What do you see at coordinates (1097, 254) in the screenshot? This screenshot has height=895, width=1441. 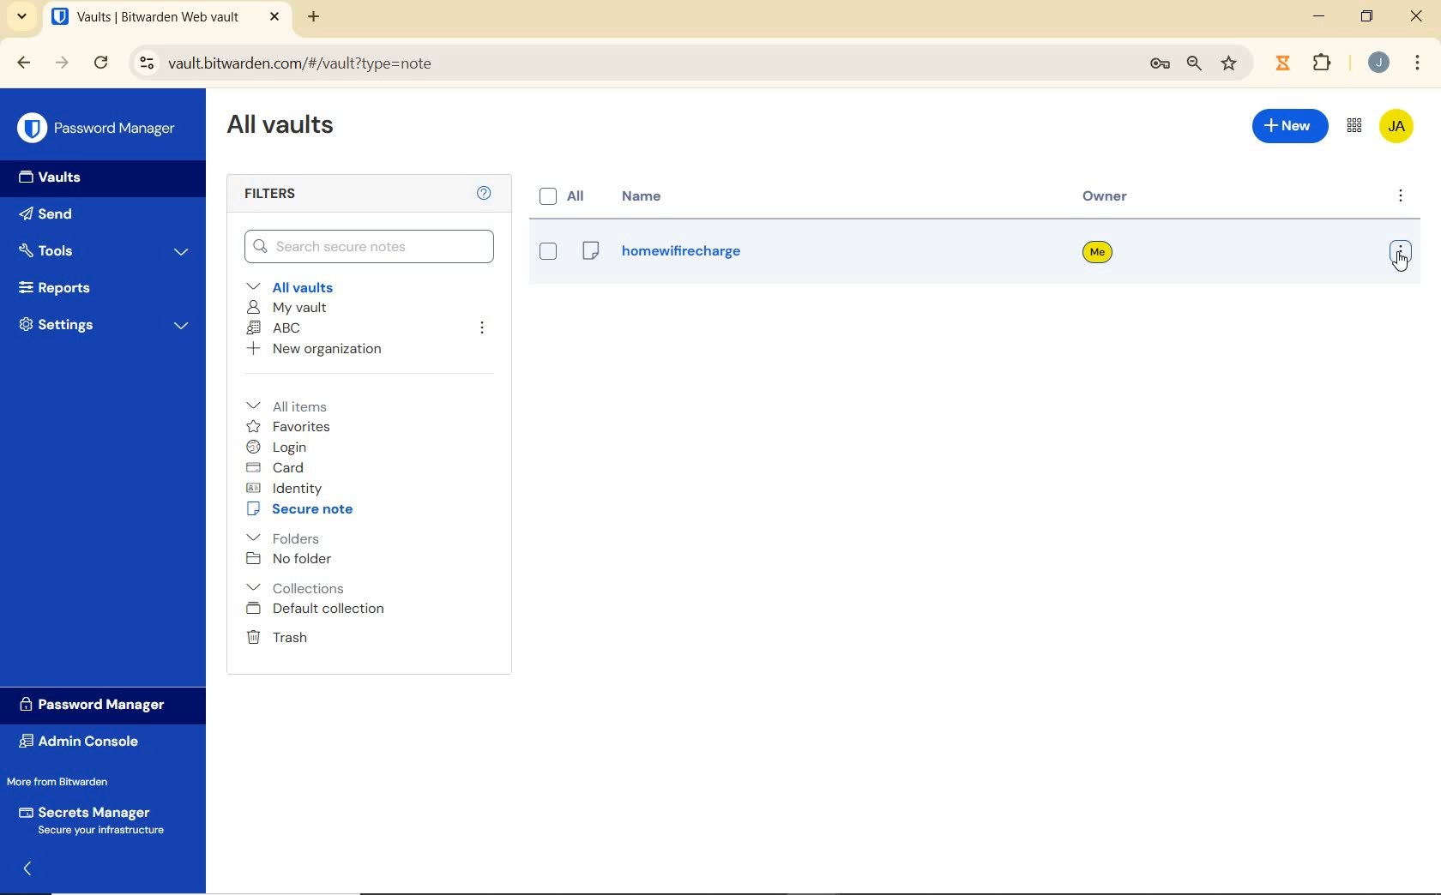 I see `owner` at bounding box center [1097, 254].